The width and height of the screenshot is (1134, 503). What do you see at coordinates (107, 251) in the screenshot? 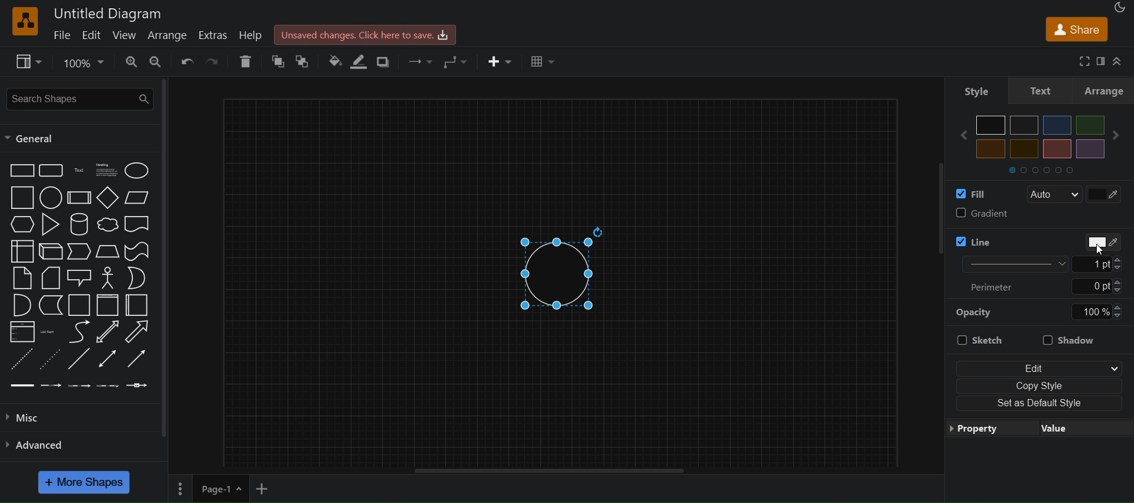
I see `trapezoid` at bounding box center [107, 251].